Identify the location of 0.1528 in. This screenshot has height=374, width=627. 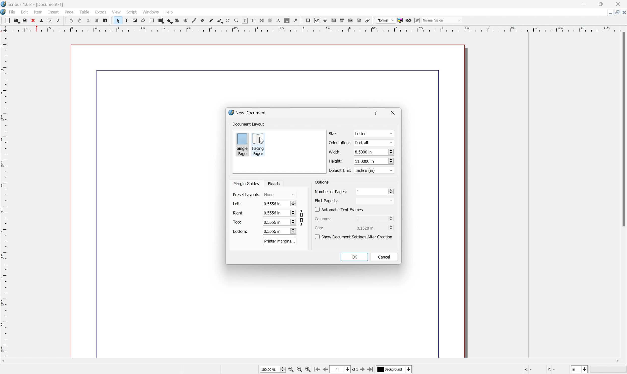
(376, 228).